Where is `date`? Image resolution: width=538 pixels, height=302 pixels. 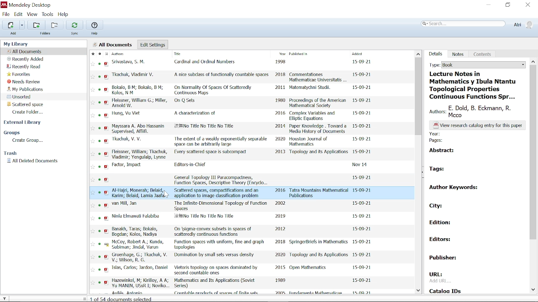 date is located at coordinates (362, 190).